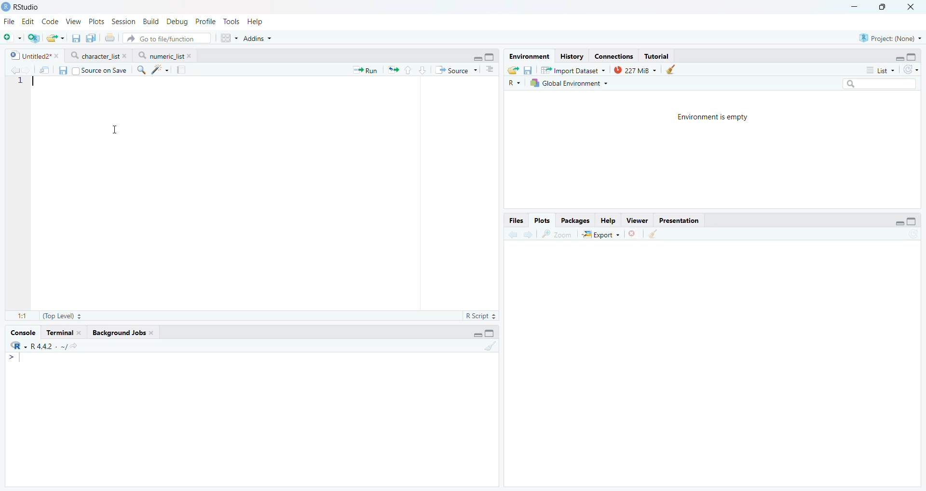  What do you see at coordinates (205, 22) in the screenshot?
I see `Profile` at bounding box center [205, 22].